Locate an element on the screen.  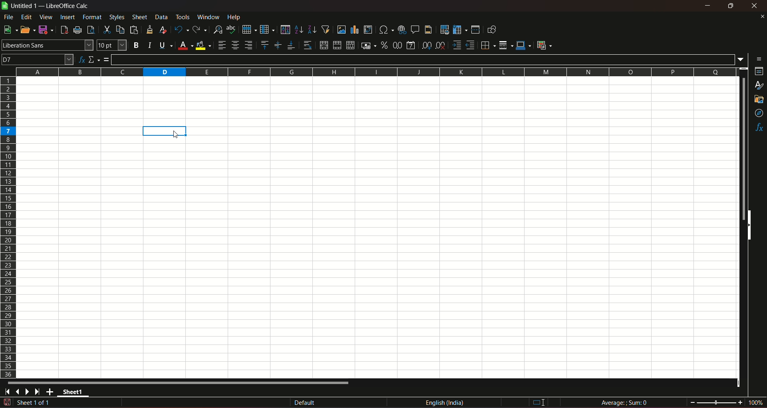
insert special character is located at coordinates (385, 29).